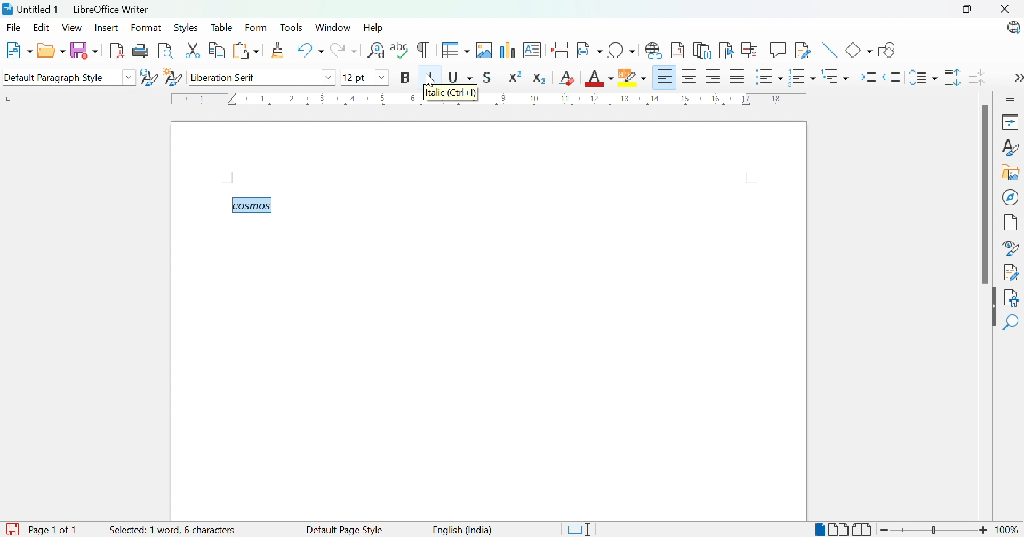  What do you see at coordinates (863, 530) in the screenshot?
I see `Book view` at bounding box center [863, 530].